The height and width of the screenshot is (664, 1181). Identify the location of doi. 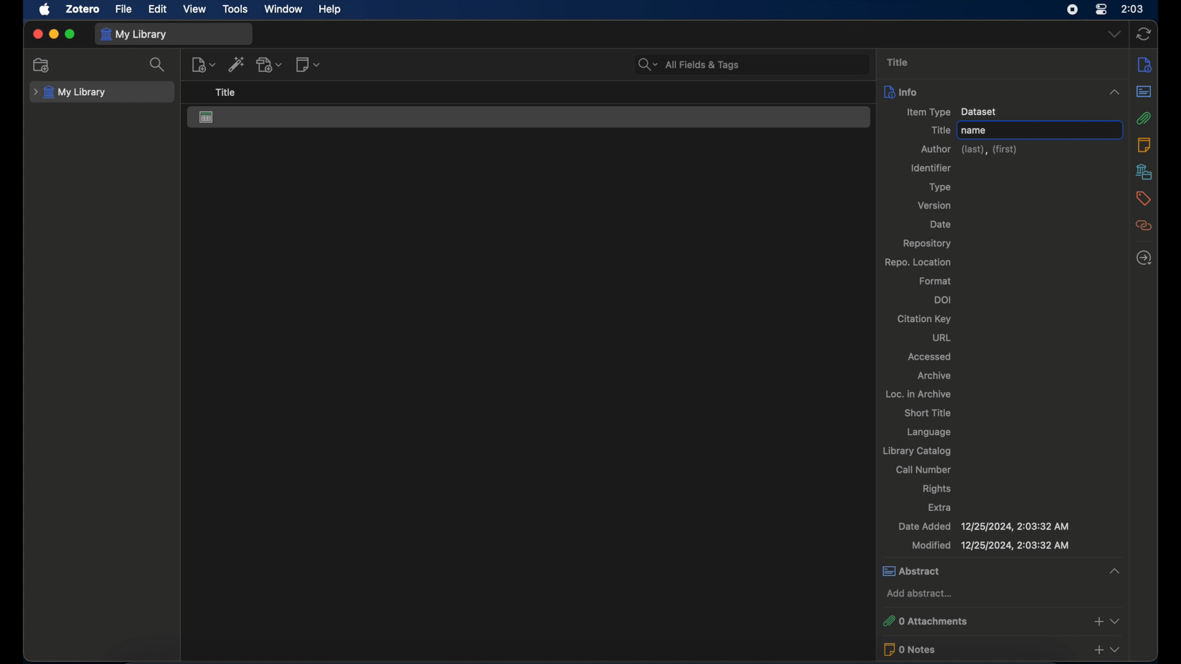
(944, 299).